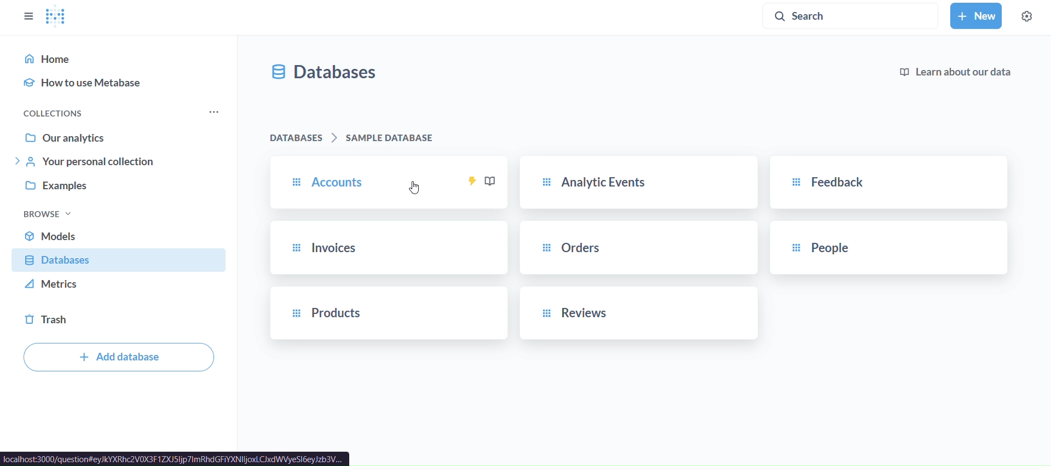 The height and width of the screenshot is (466, 1051). I want to click on our analytics, so click(119, 136).